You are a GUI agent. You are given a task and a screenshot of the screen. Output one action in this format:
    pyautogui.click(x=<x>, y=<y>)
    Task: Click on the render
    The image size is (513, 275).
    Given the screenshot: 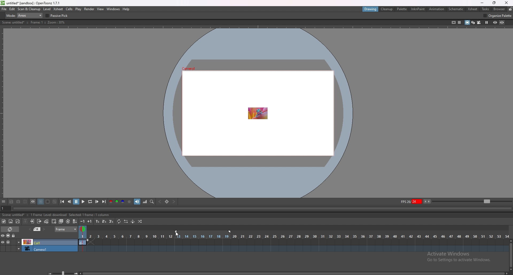 What is the action you would take?
    pyautogui.click(x=90, y=9)
    